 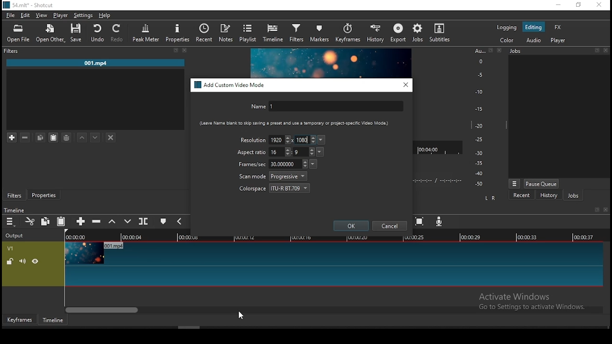 I want to click on 00:00:04, so click(x=133, y=237).